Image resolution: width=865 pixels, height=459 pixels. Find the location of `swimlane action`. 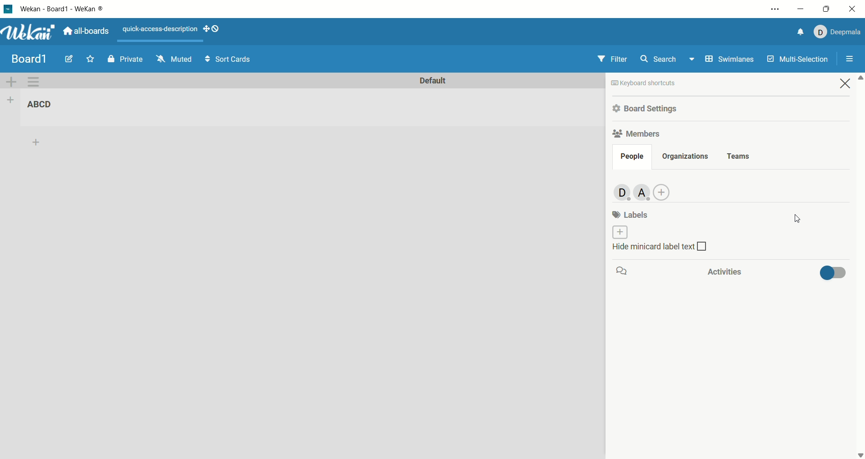

swimlane action is located at coordinates (37, 83).